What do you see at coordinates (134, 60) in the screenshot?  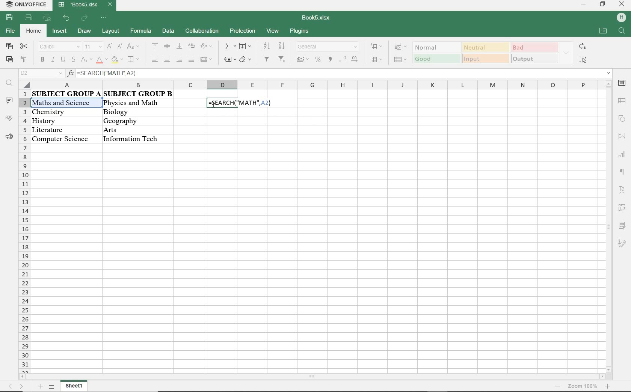 I see `borders` at bounding box center [134, 60].